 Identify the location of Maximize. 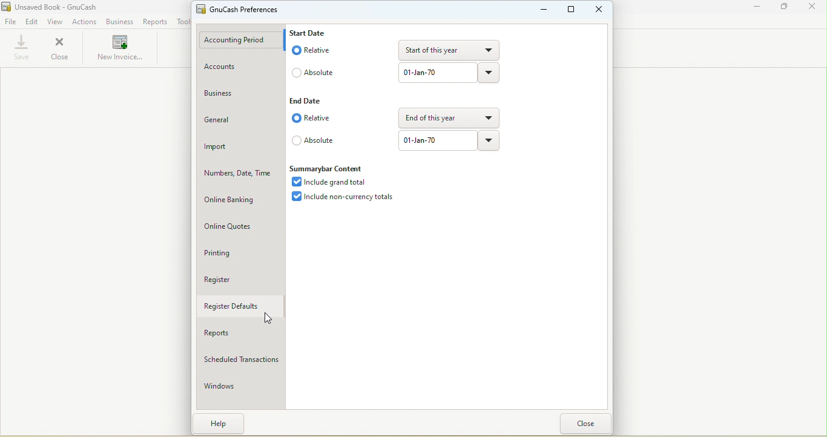
(784, 8).